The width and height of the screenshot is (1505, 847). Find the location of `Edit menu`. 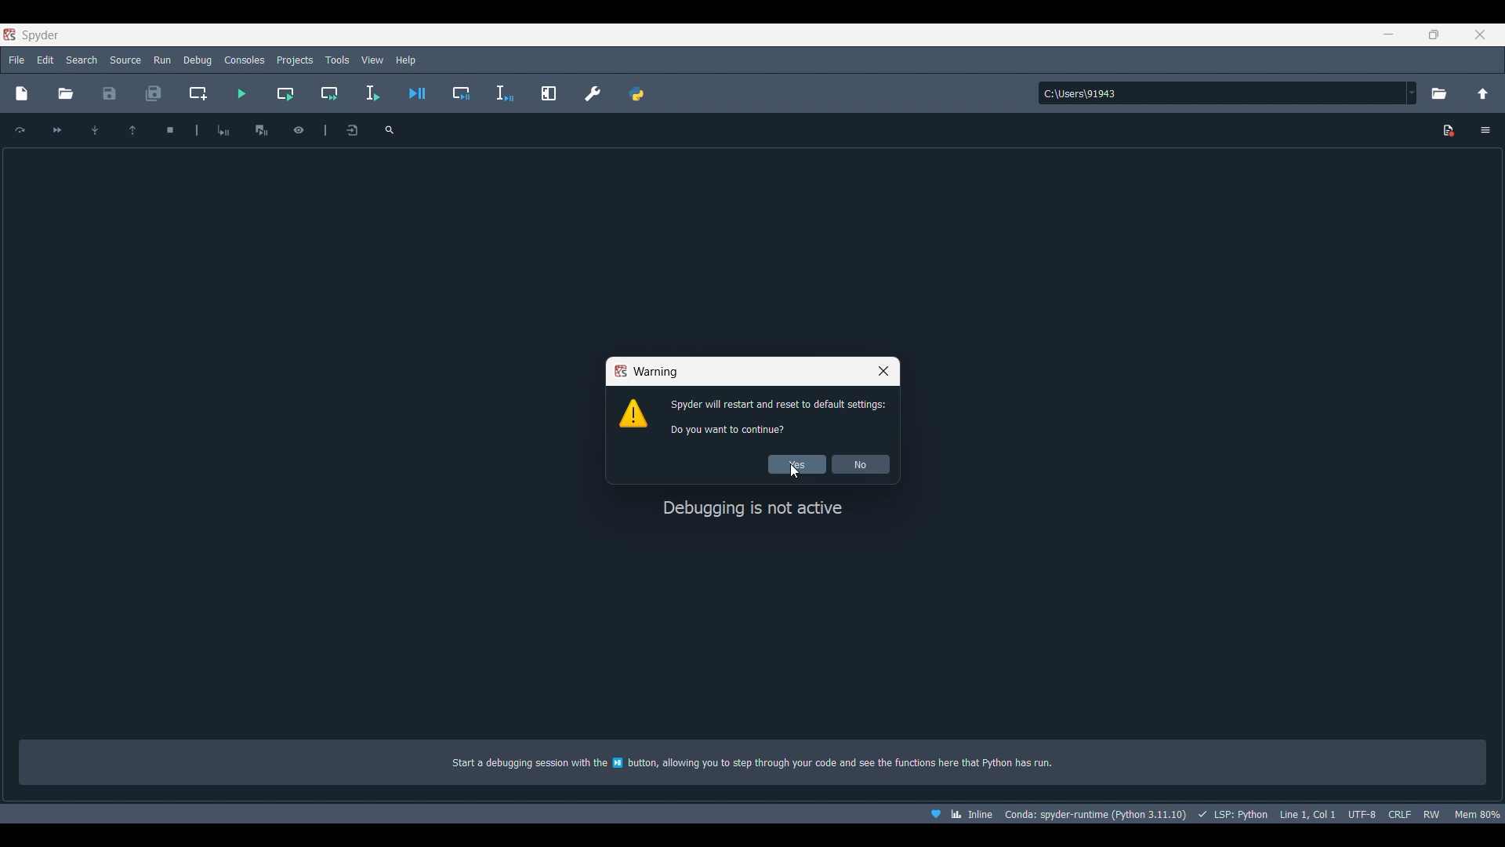

Edit menu is located at coordinates (46, 60).